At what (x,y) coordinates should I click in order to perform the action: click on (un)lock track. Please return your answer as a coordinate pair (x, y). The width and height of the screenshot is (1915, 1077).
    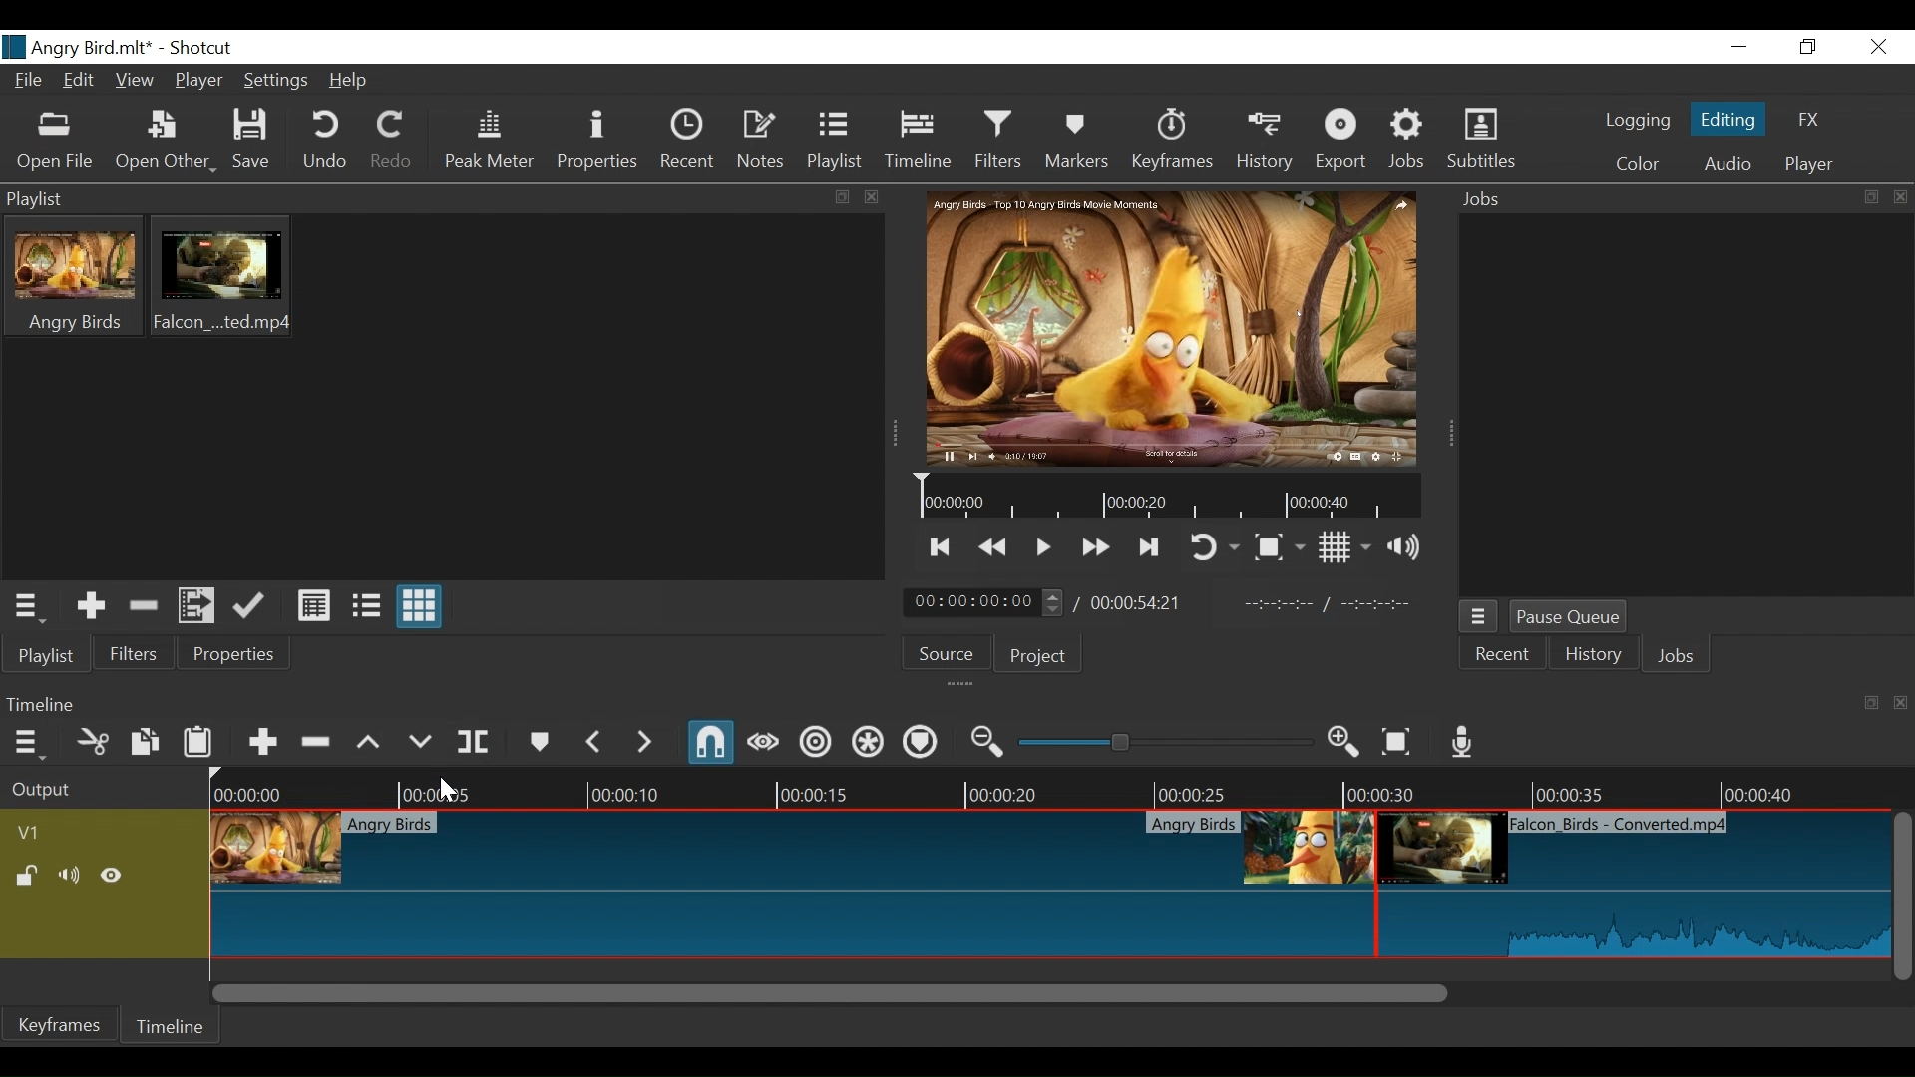
    Looking at the image, I should click on (25, 876).